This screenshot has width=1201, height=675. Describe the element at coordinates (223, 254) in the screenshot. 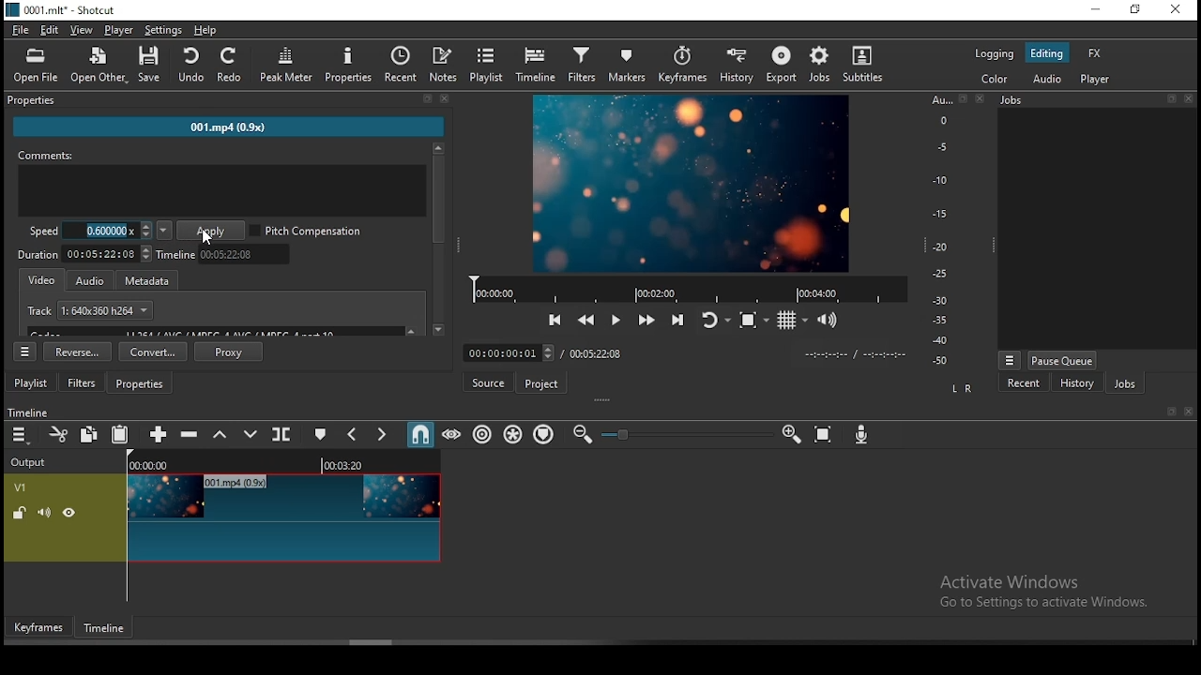

I see `timeline` at that location.